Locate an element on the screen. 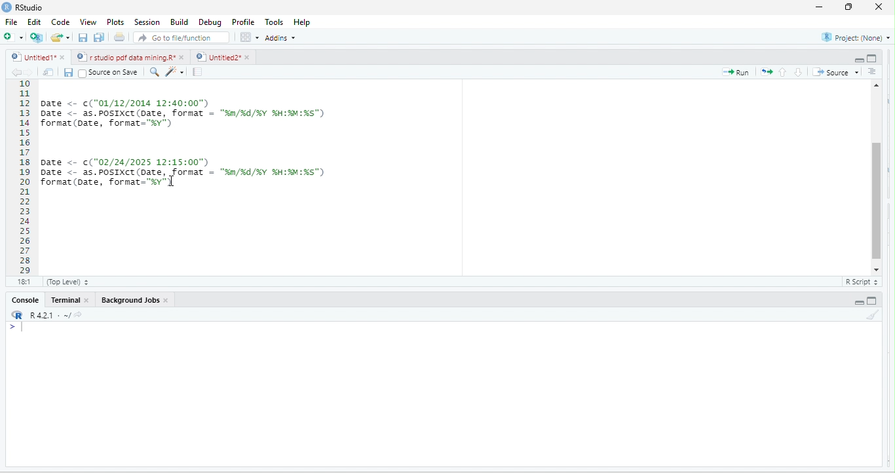 This screenshot has height=473, width=895. 181 is located at coordinates (23, 282).